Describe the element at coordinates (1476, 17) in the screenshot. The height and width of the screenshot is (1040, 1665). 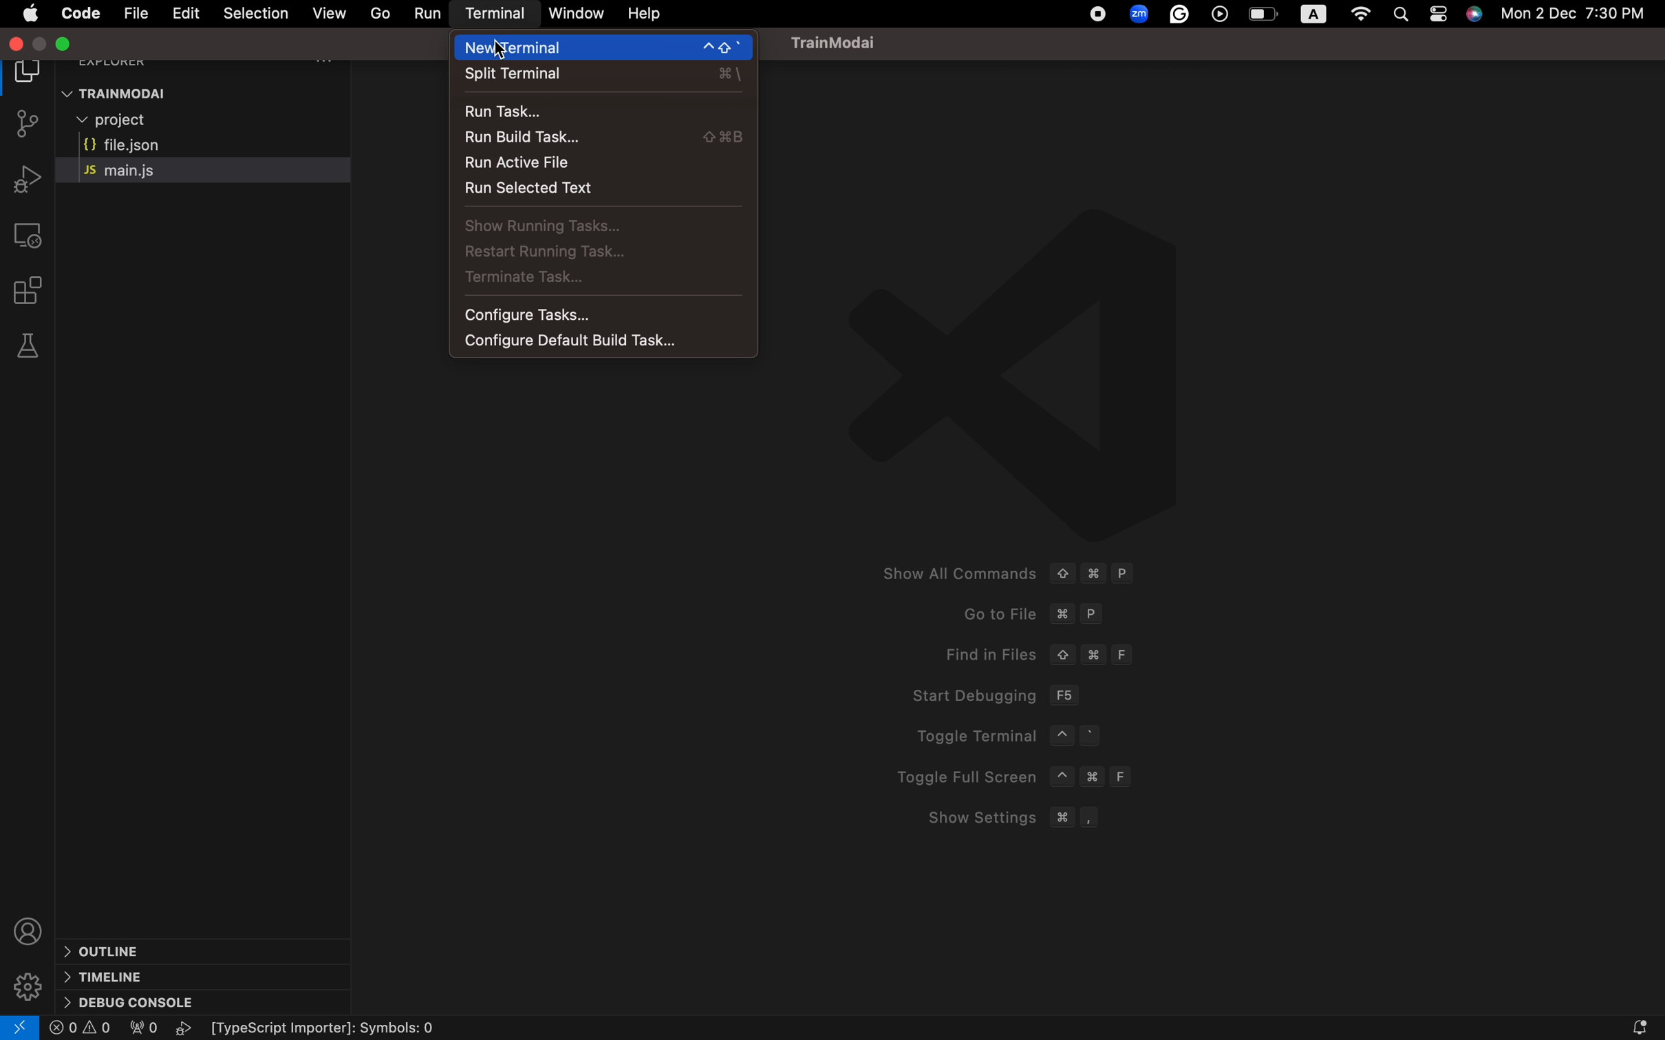
I see `Siri` at that location.